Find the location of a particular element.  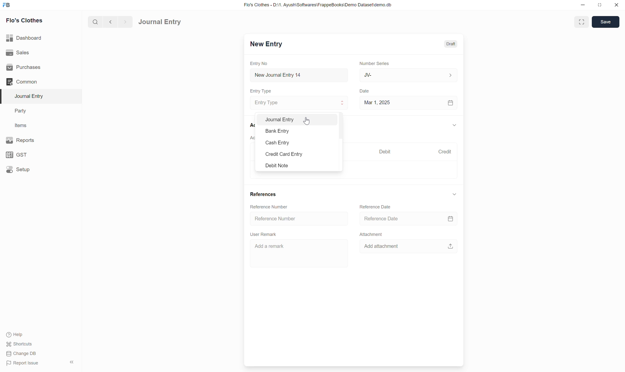

scroll bar is located at coordinates (341, 135).